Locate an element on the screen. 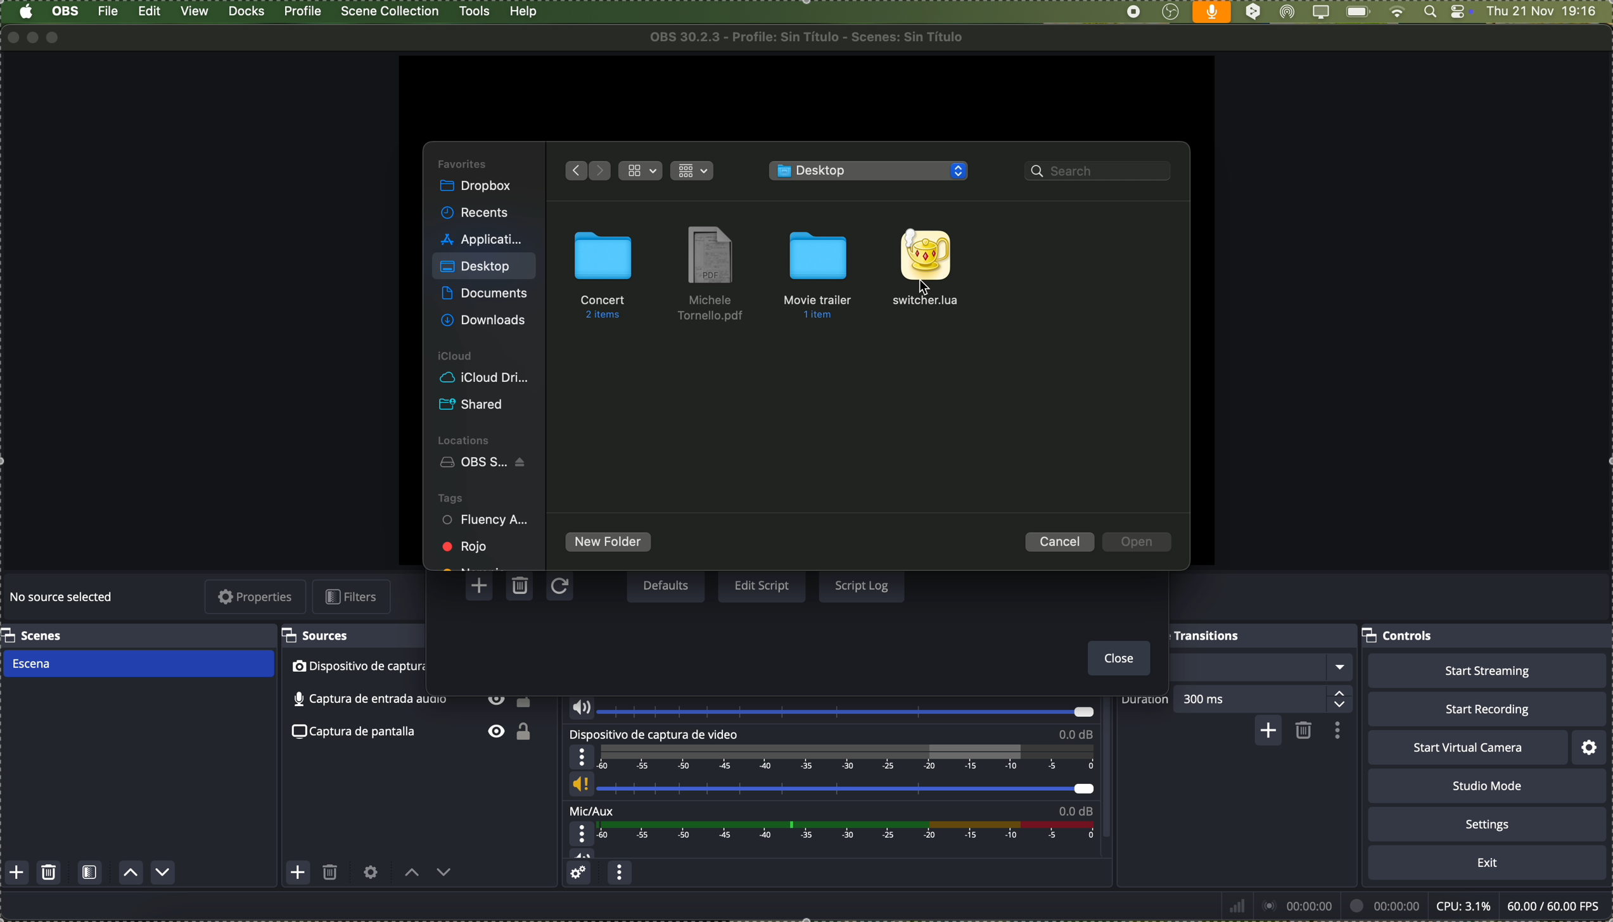  video capture device is located at coordinates (354, 667).